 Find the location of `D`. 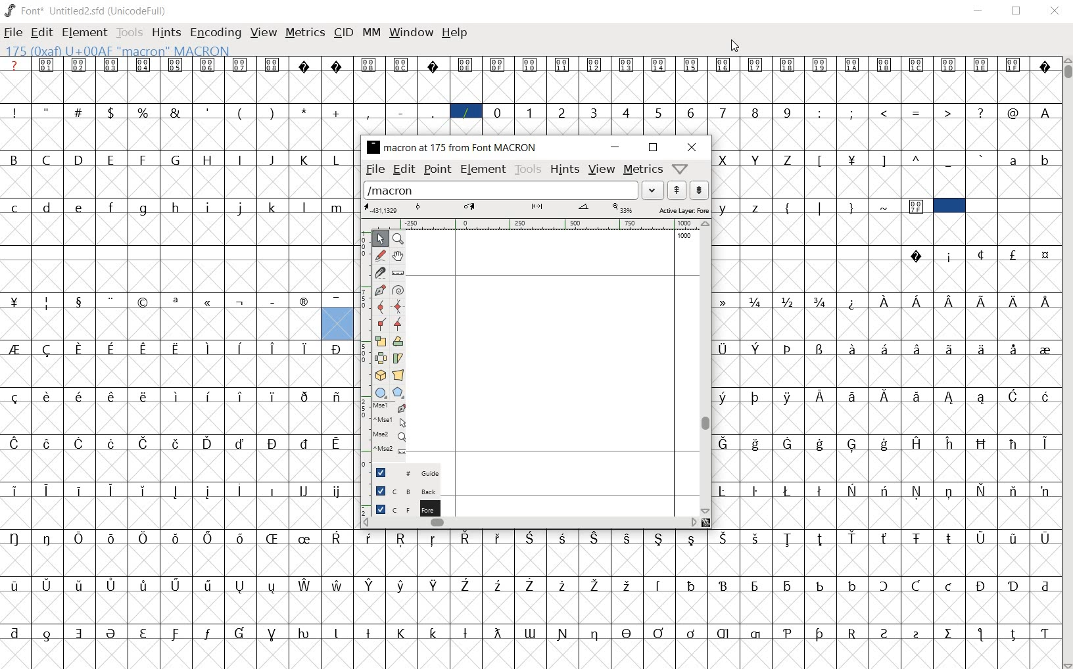

D is located at coordinates (80, 160).